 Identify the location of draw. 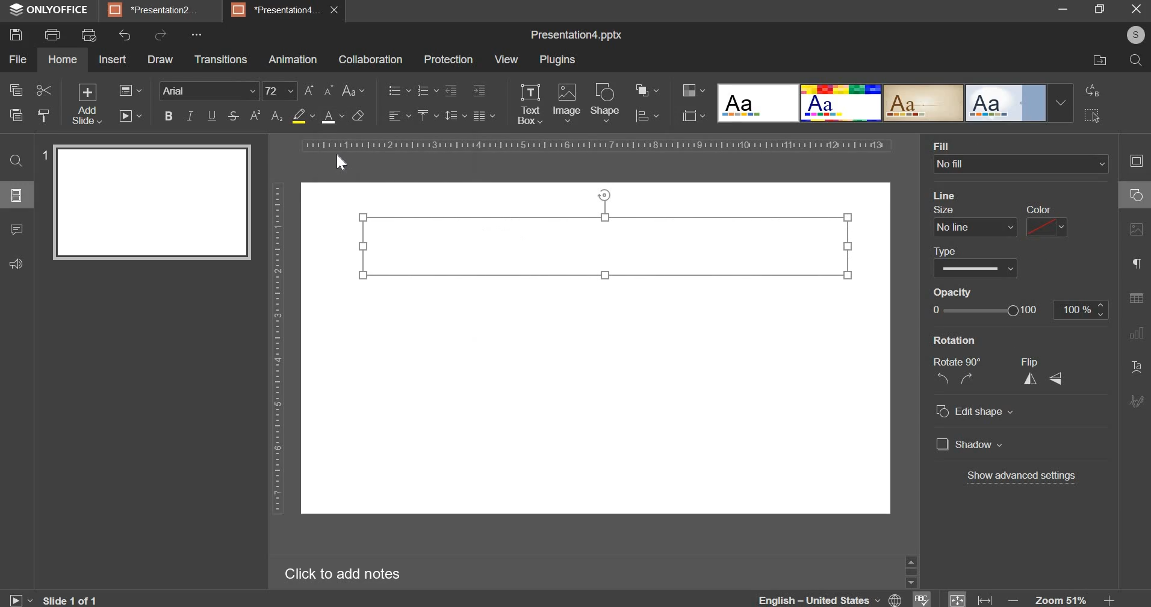
(160, 59).